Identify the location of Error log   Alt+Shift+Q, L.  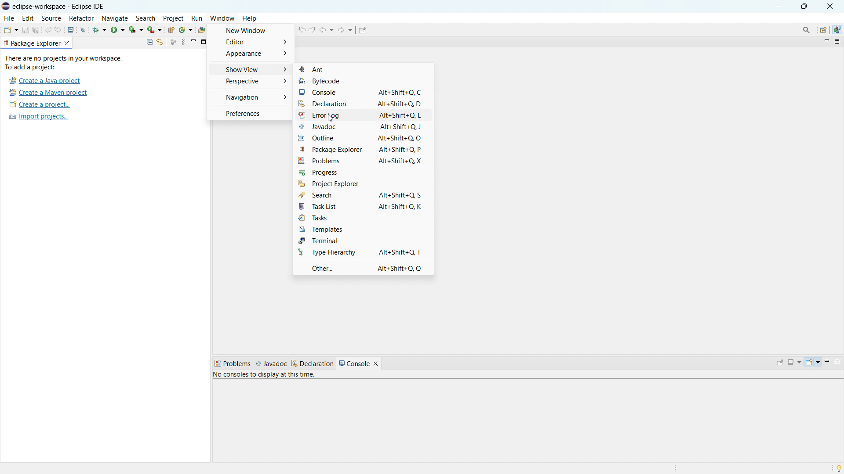
(361, 115).